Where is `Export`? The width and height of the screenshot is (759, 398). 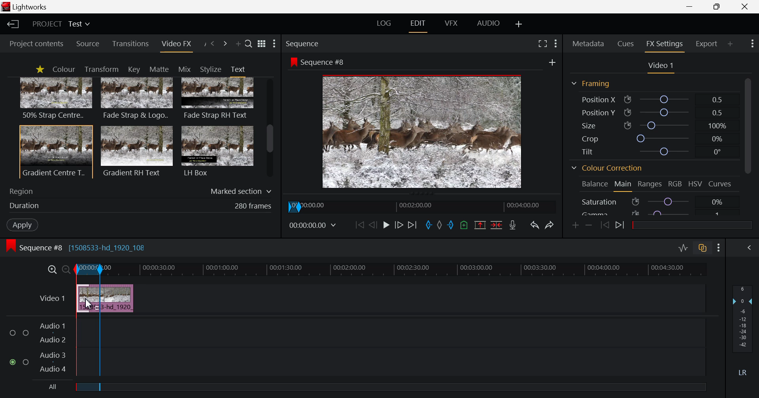
Export is located at coordinates (707, 43).